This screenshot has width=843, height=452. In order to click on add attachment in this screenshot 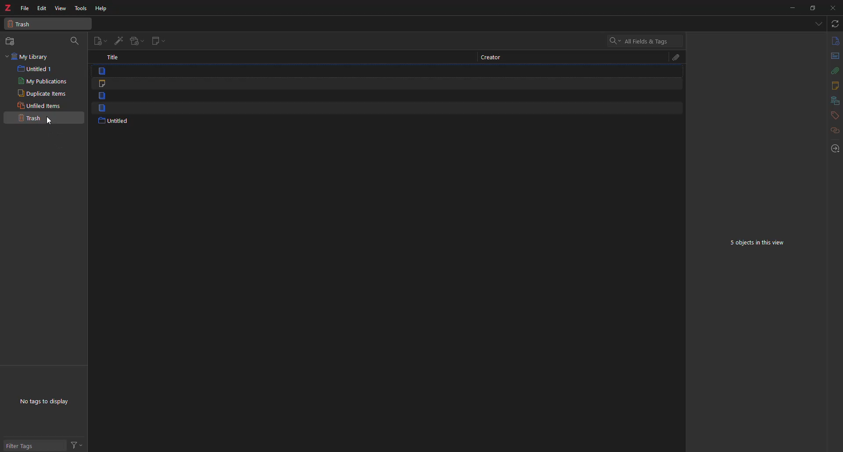, I will do `click(135, 41)`.